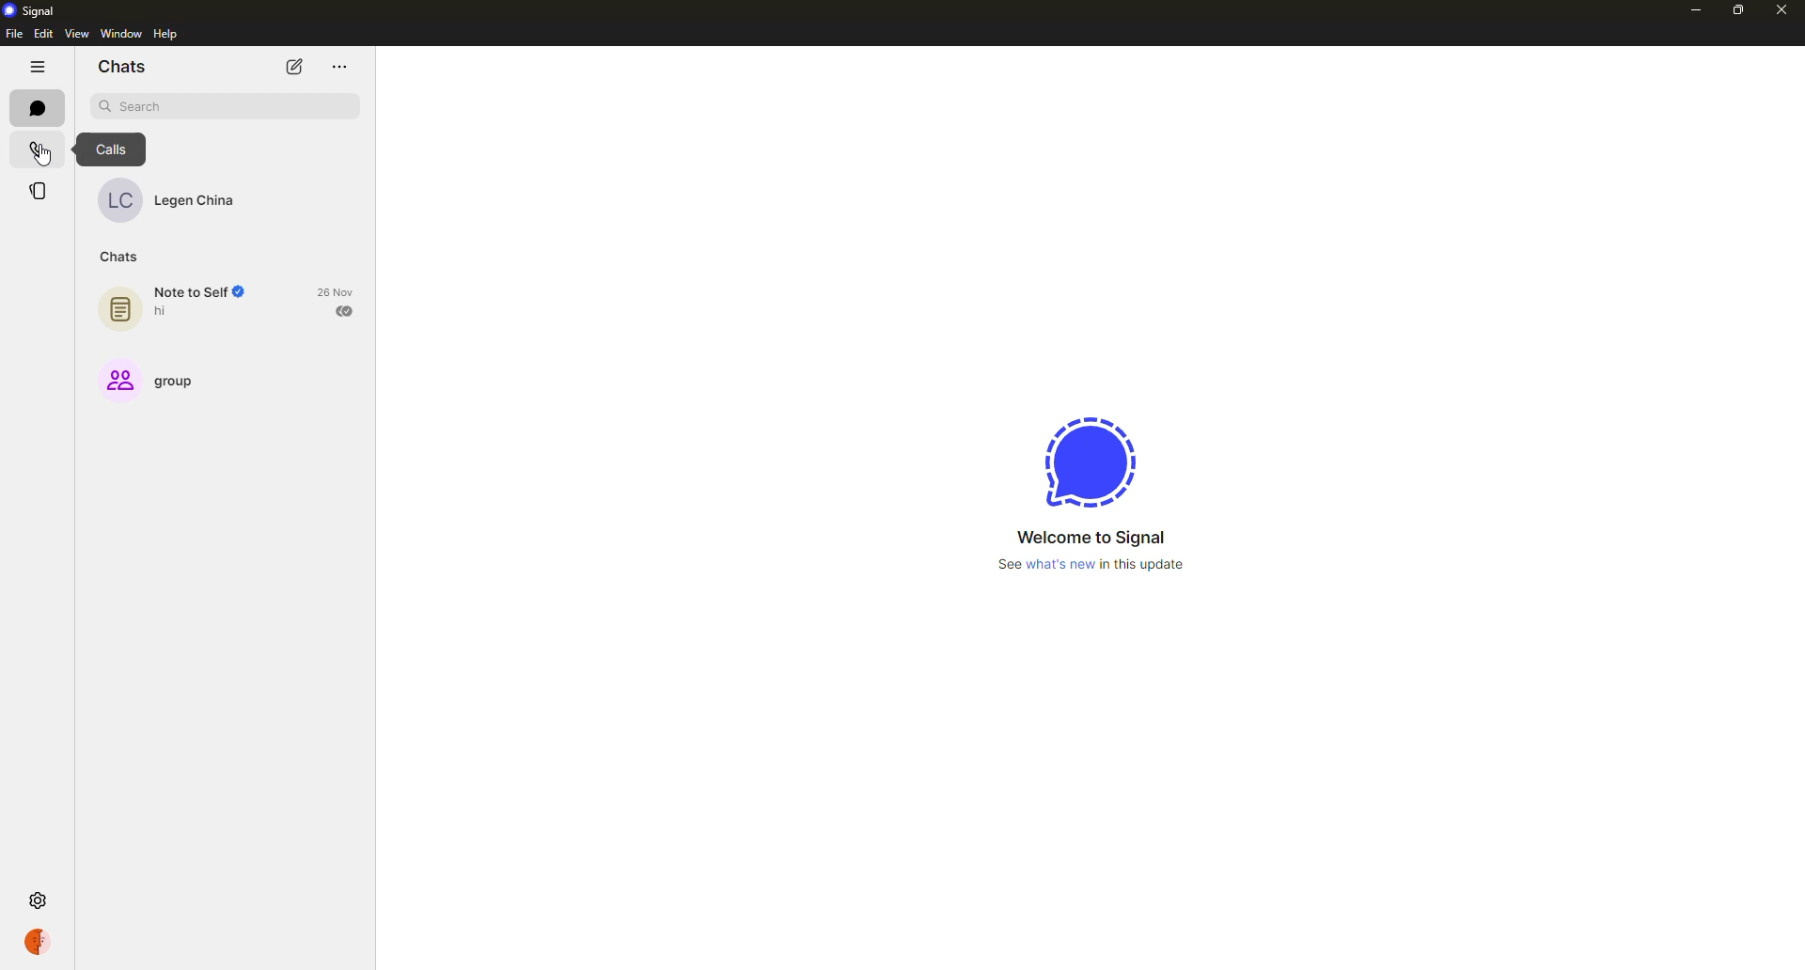  What do you see at coordinates (13, 33) in the screenshot?
I see `file` at bounding box center [13, 33].